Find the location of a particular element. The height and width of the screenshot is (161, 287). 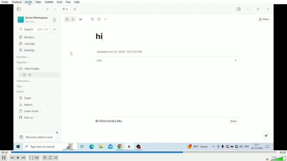

Stop playback is located at coordinates (18, 158).